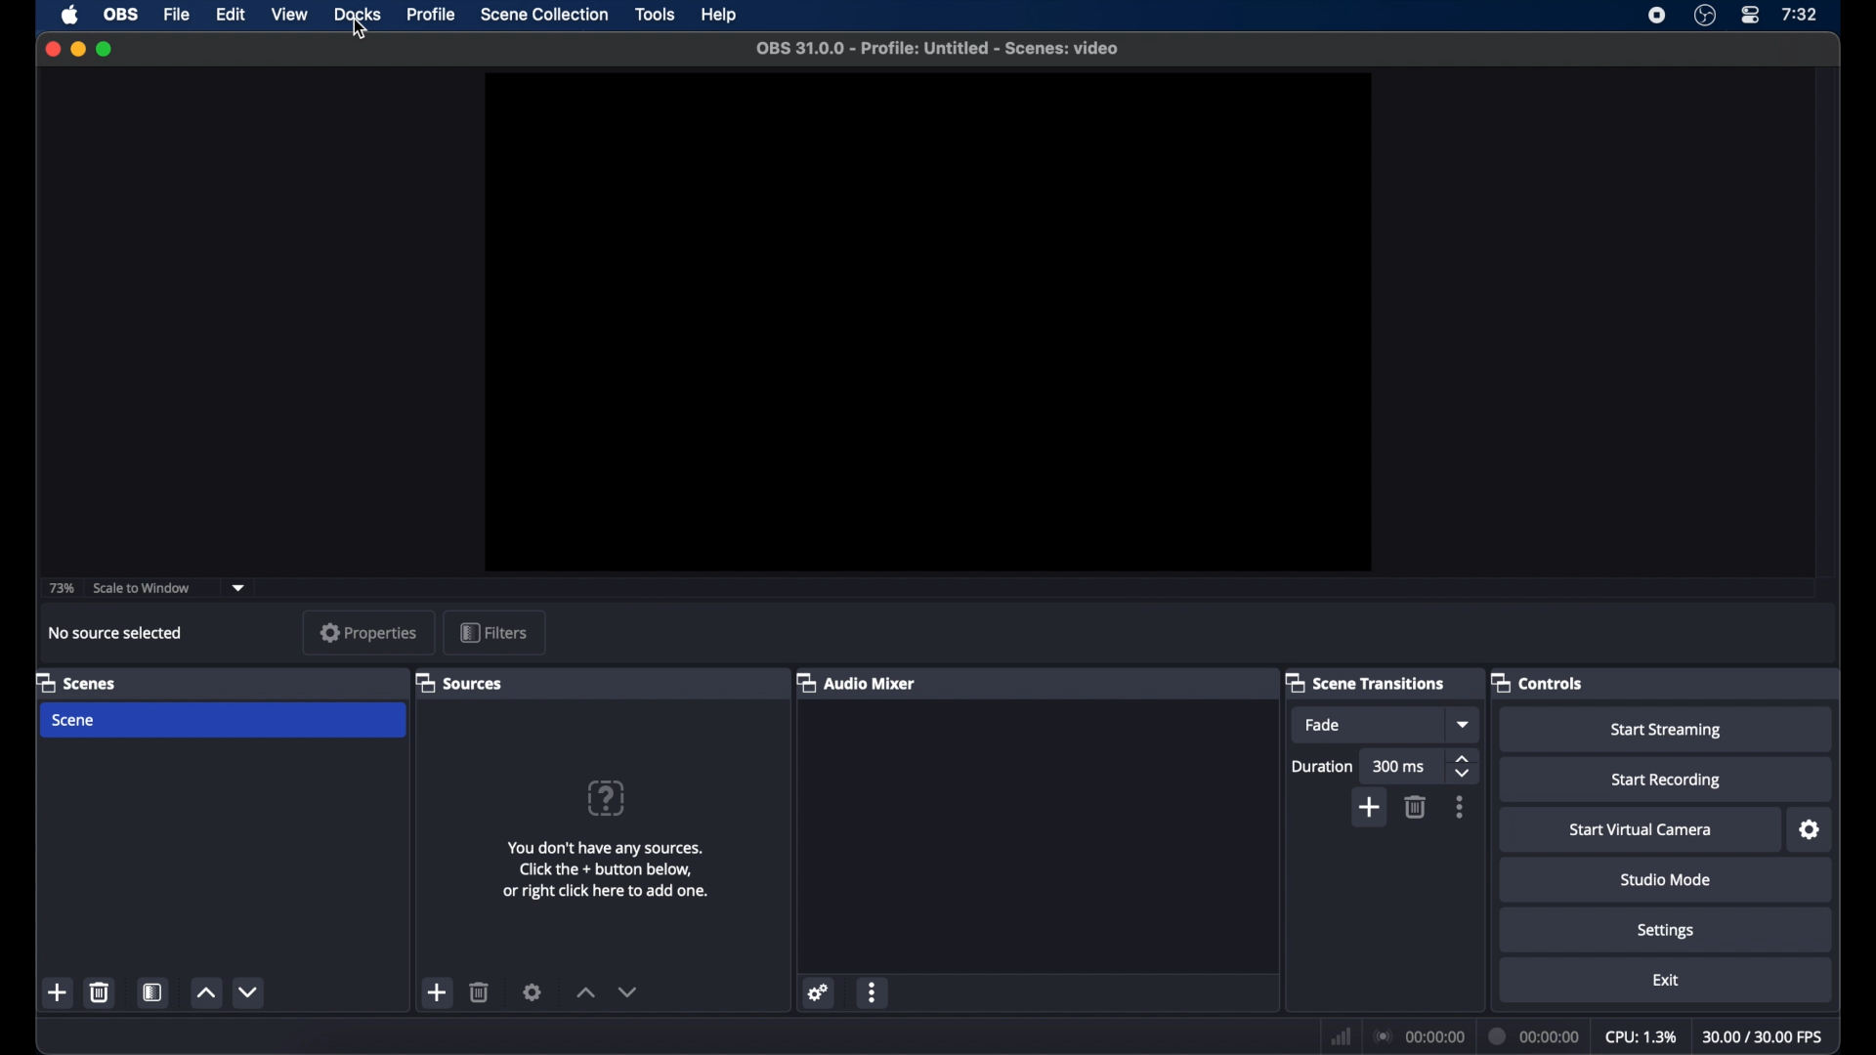 Image resolution: width=1876 pixels, height=1055 pixels. I want to click on file, so click(178, 14).